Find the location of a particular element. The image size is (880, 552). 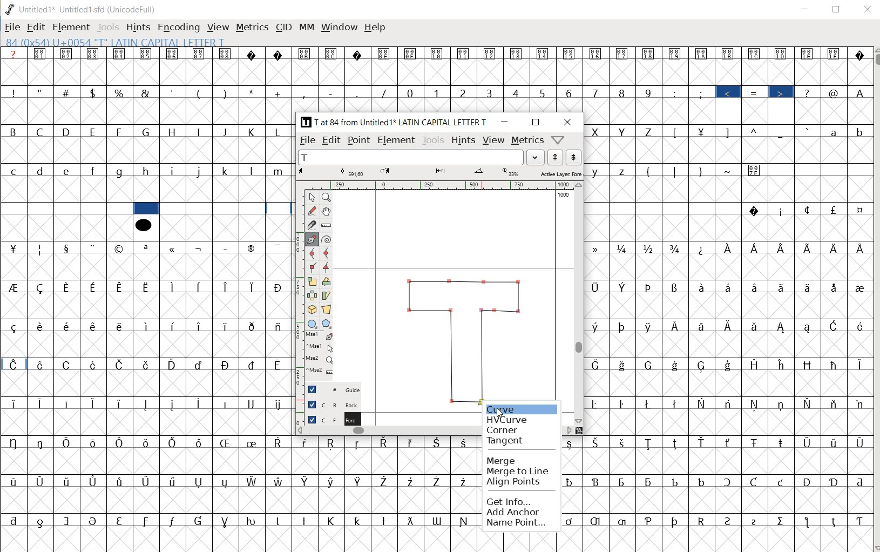

Symbol is located at coordinates (68, 55).